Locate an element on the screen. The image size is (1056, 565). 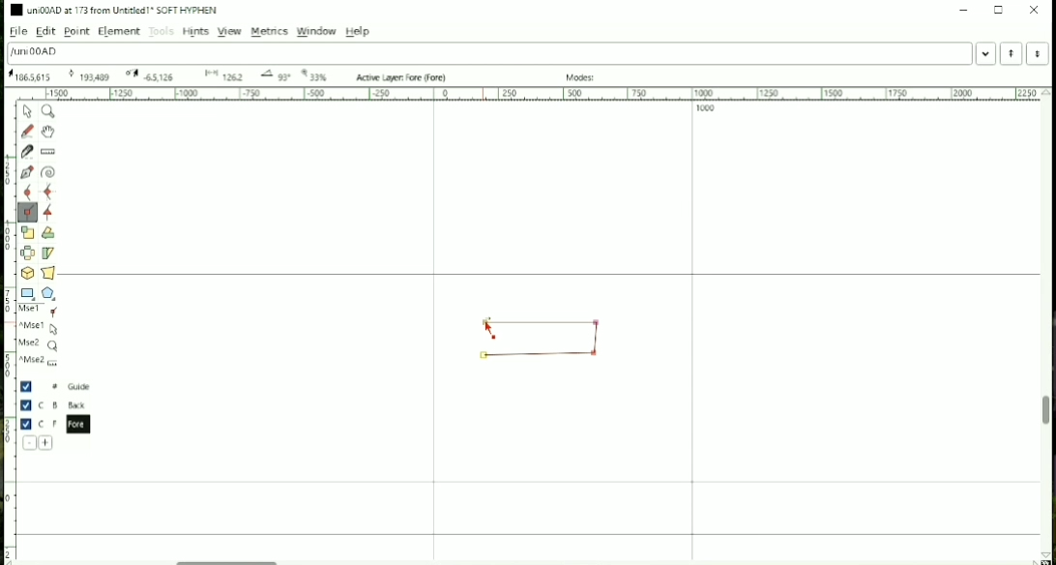
Active Layer is located at coordinates (403, 77).